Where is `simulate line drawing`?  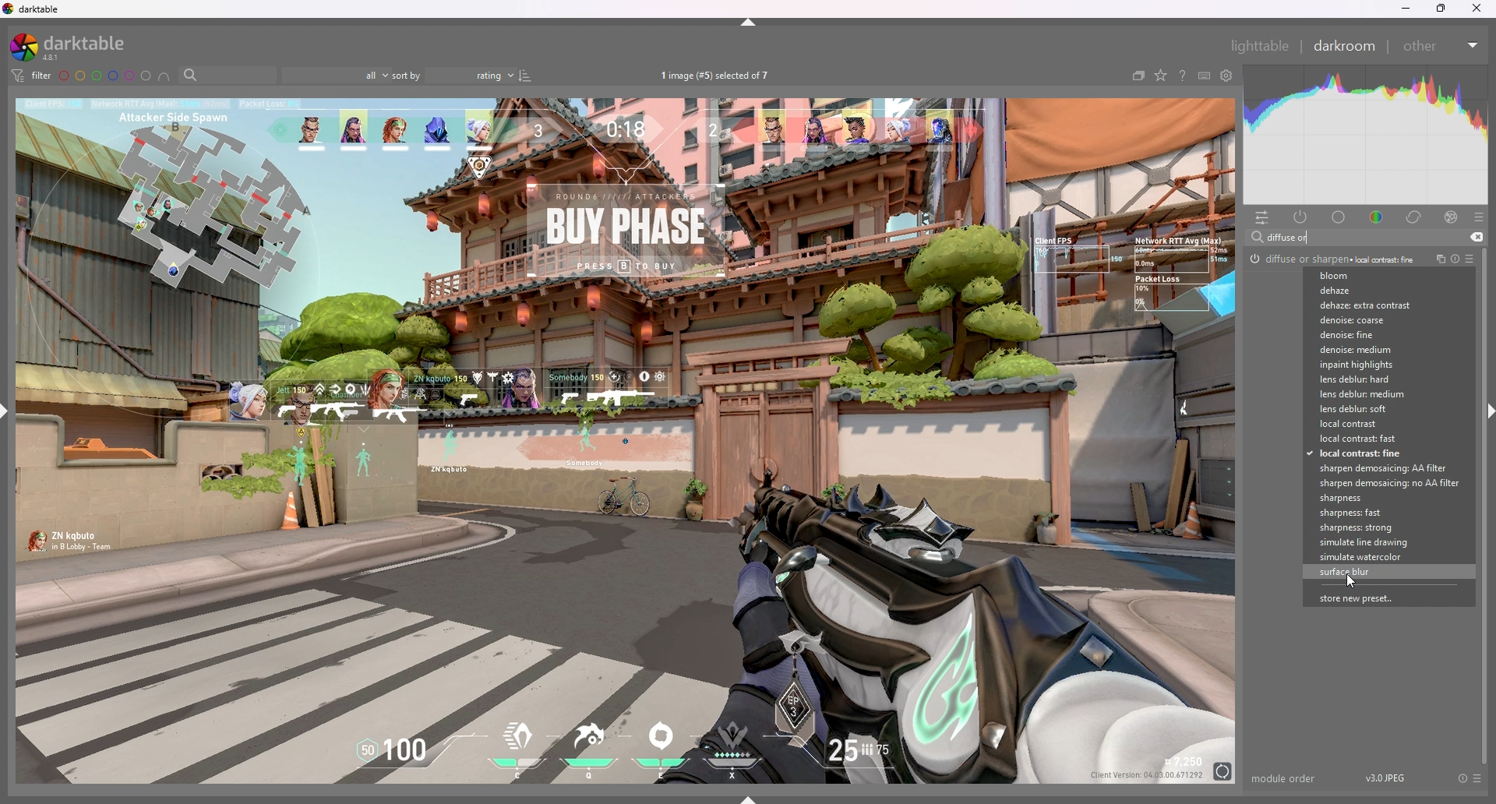
simulate line drawing is located at coordinates (1386, 542).